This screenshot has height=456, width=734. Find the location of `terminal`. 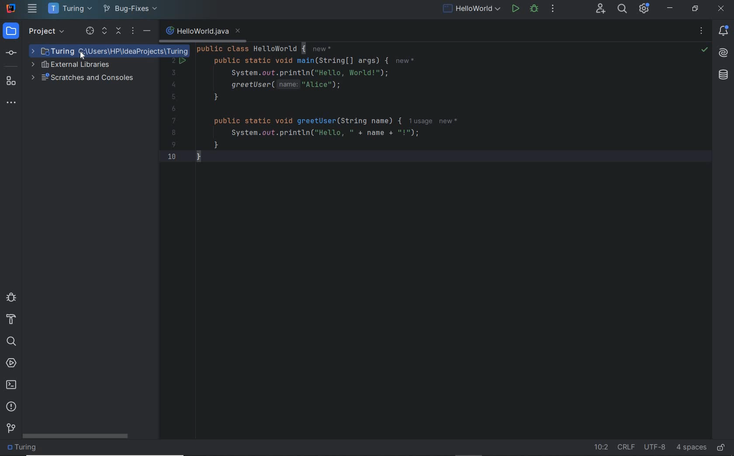

terminal is located at coordinates (12, 385).